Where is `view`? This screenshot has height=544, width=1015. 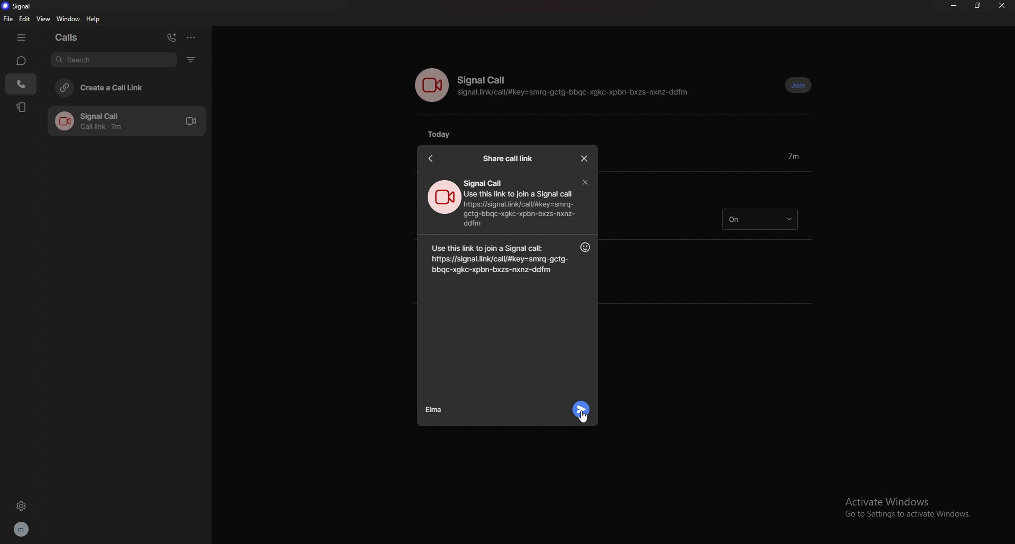 view is located at coordinates (43, 18).